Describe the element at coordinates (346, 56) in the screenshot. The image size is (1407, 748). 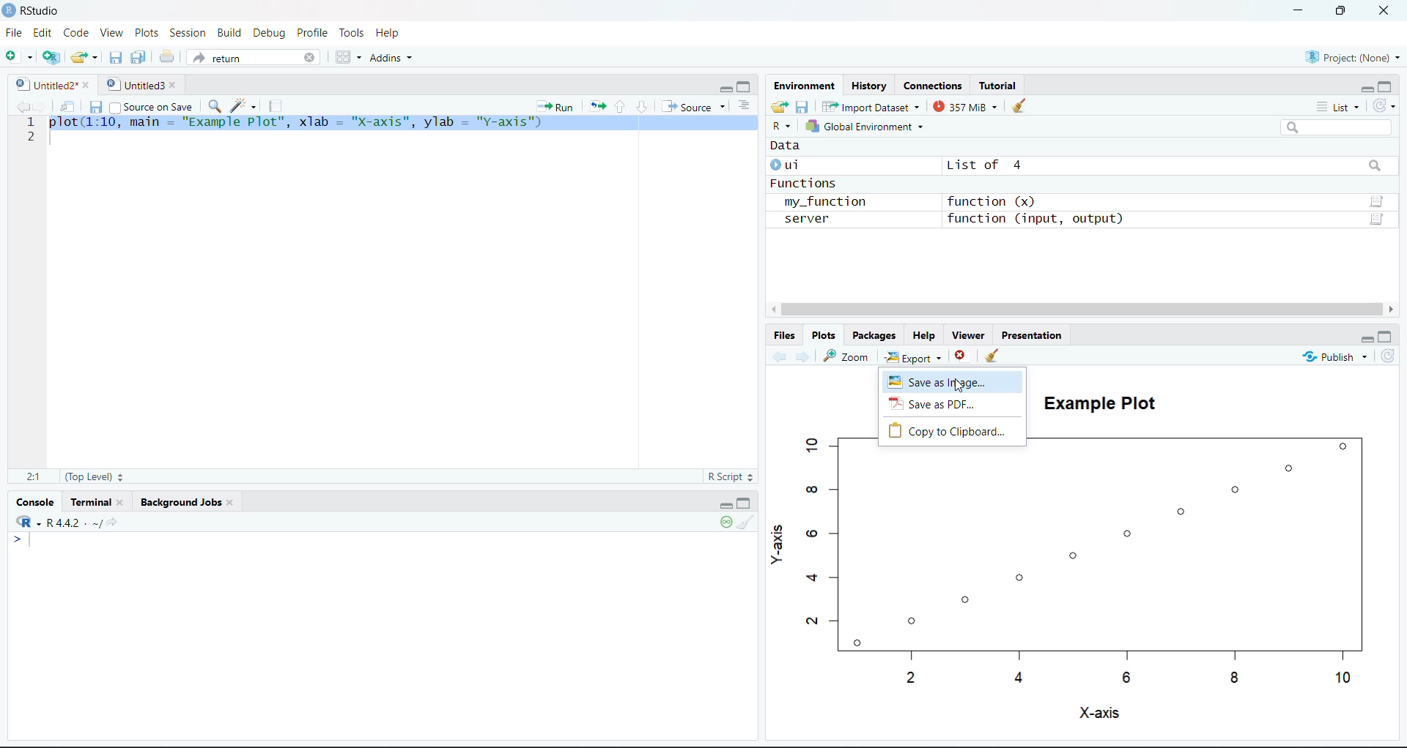
I see `Workspace panes` at that location.